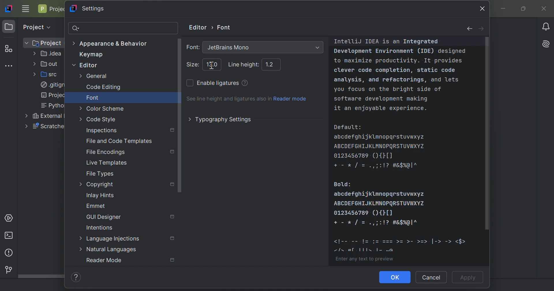 This screenshot has height=291, width=554. What do you see at coordinates (8, 254) in the screenshot?
I see `Problems` at bounding box center [8, 254].